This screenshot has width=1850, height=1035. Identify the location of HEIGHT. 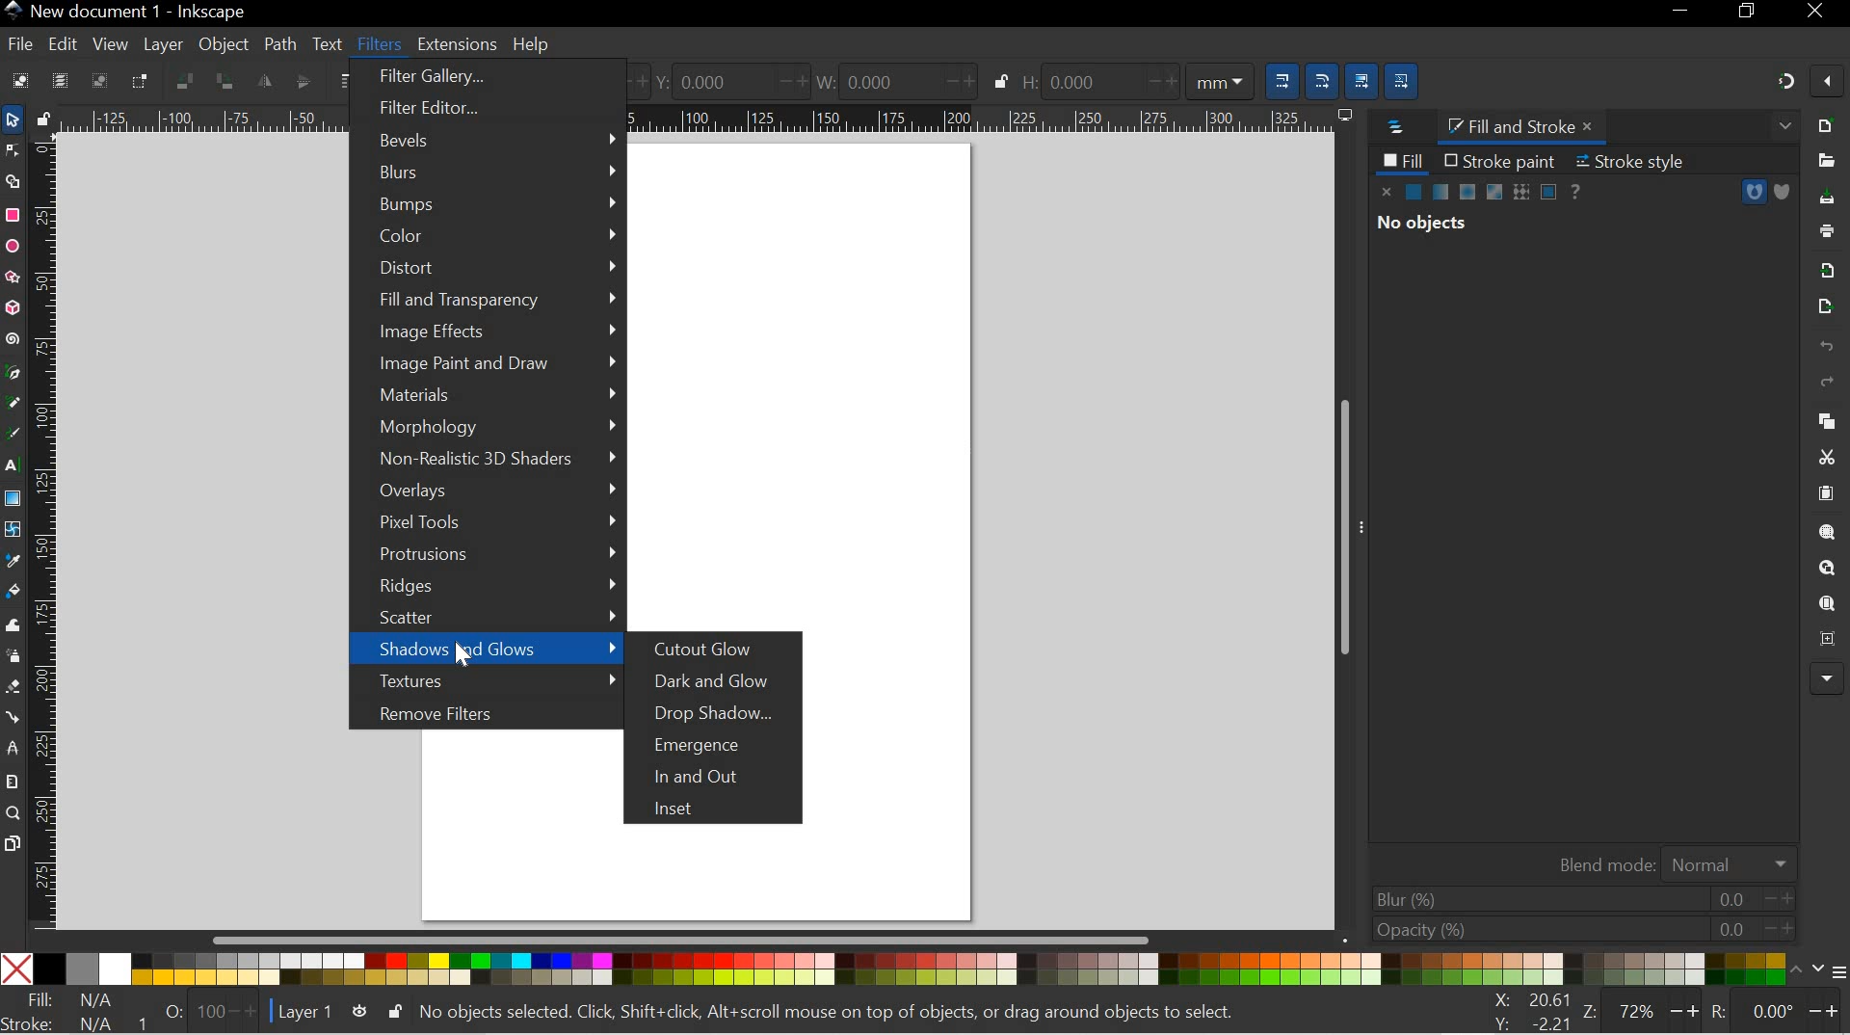
(1135, 79).